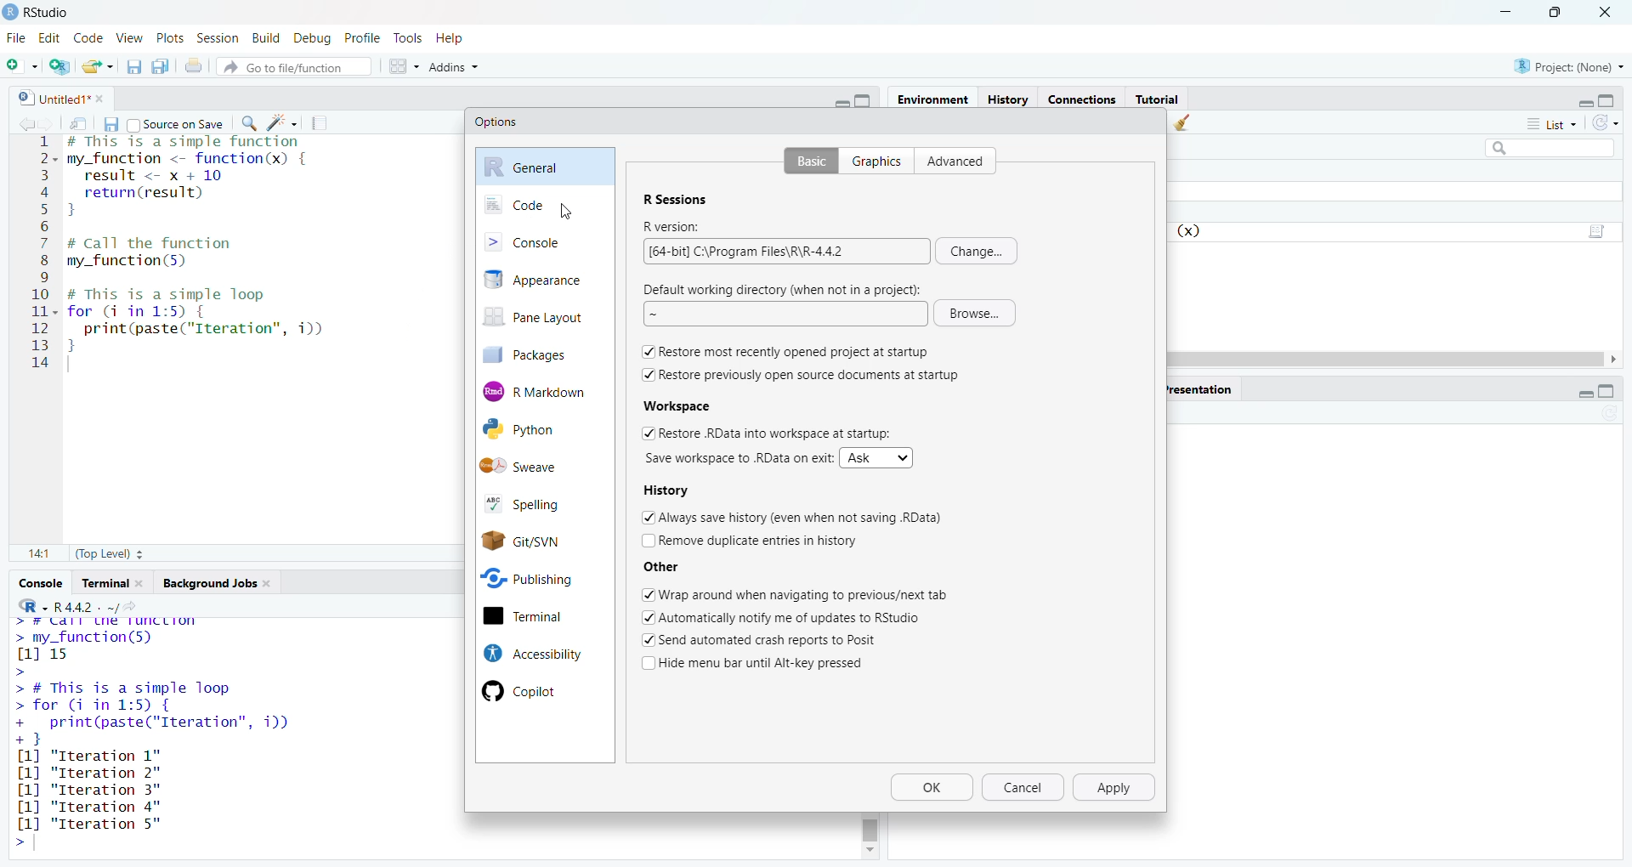 The width and height of the screenshot is (1632, 867). What do you see at coordinates (324, 121) in the screenshot?
I see `compile report` at bounding box center [324, 121].